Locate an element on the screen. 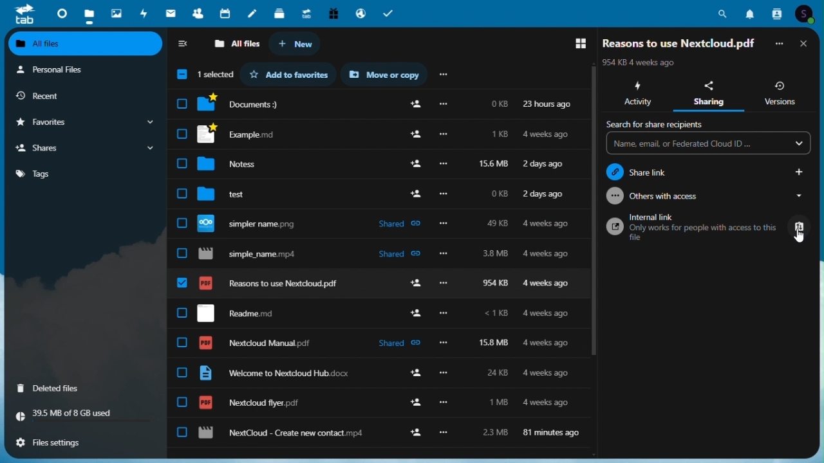 The height and width of the screenshot is (463, 824). Search for share recipients is located at coordinates (709, 136).